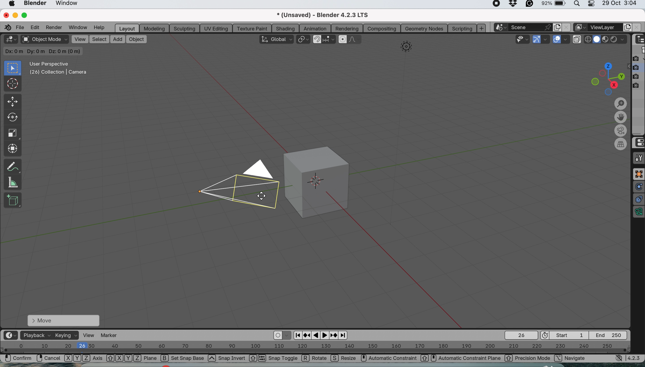 This screenshot has width=645, height=367. I want to click on auto key framing, so click(288, 335).